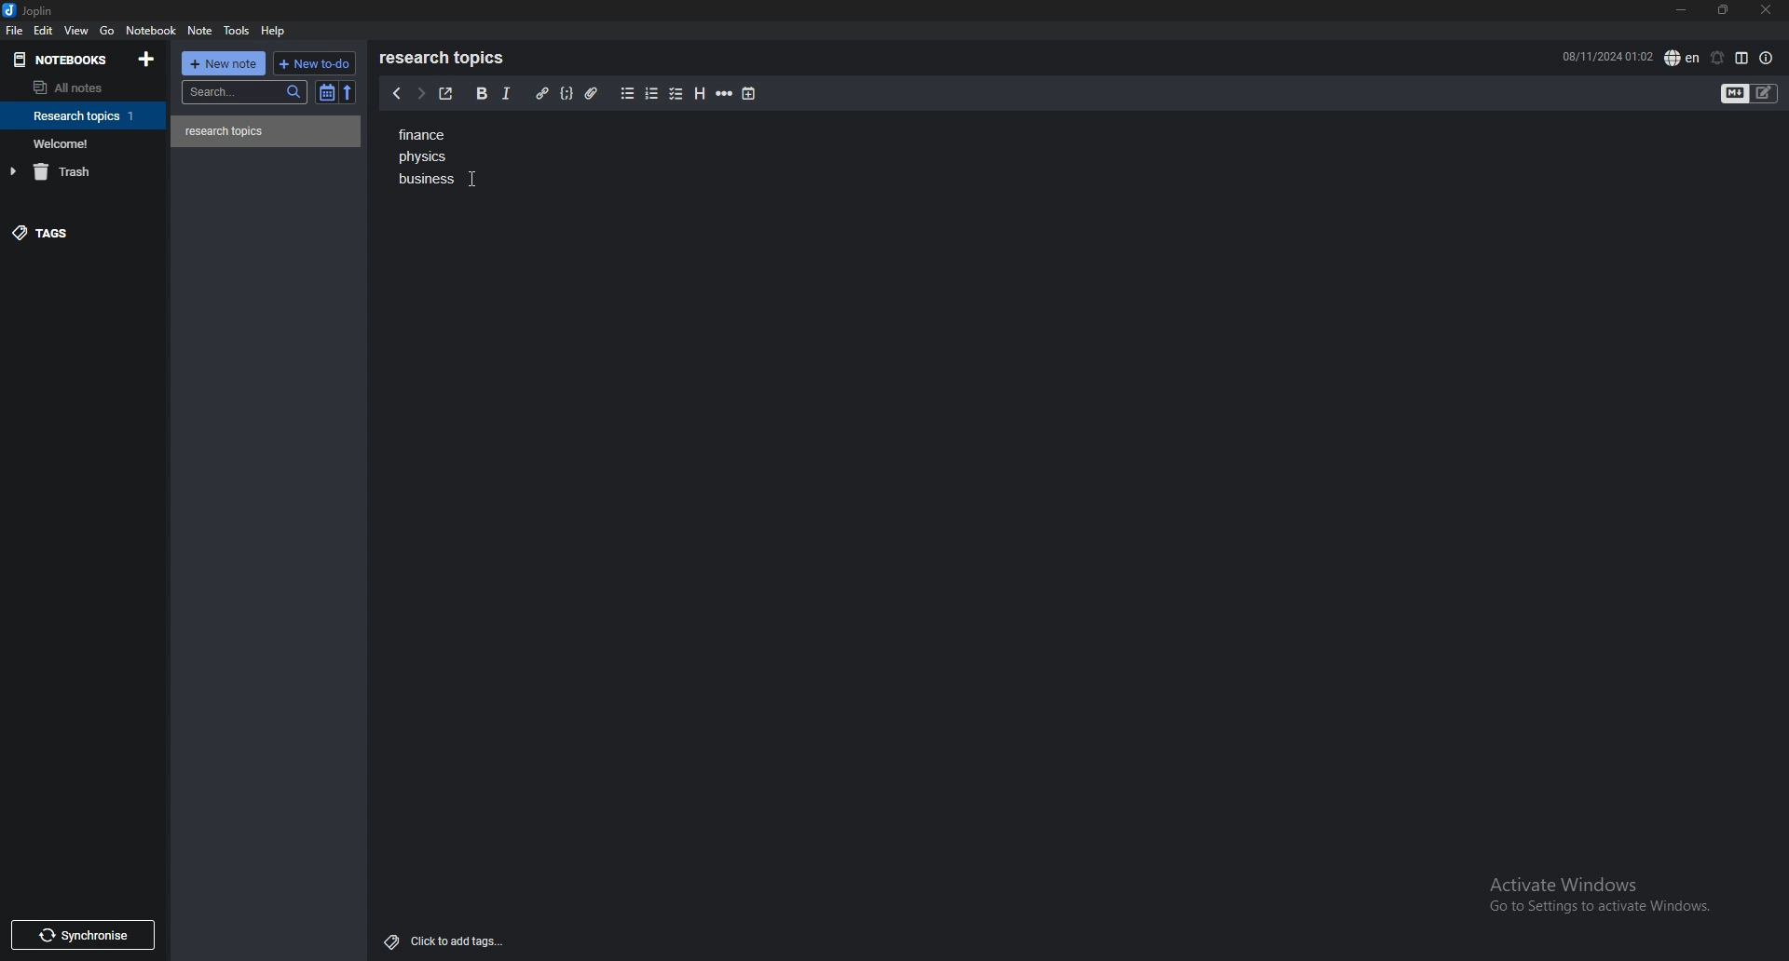  Describe the element at coordinates (276, 30) in the screenshot. I see `help` at that location.